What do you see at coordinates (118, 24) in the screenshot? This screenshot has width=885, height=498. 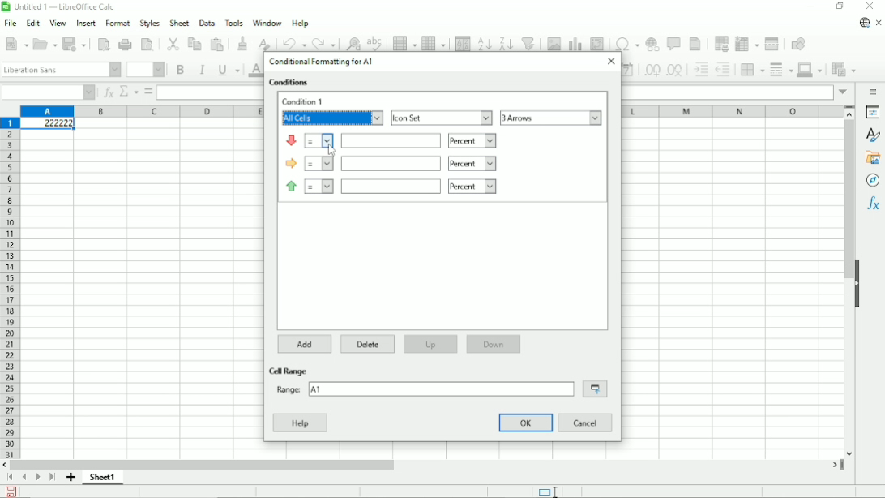 I see `Format` at bounding box center [118, 24].